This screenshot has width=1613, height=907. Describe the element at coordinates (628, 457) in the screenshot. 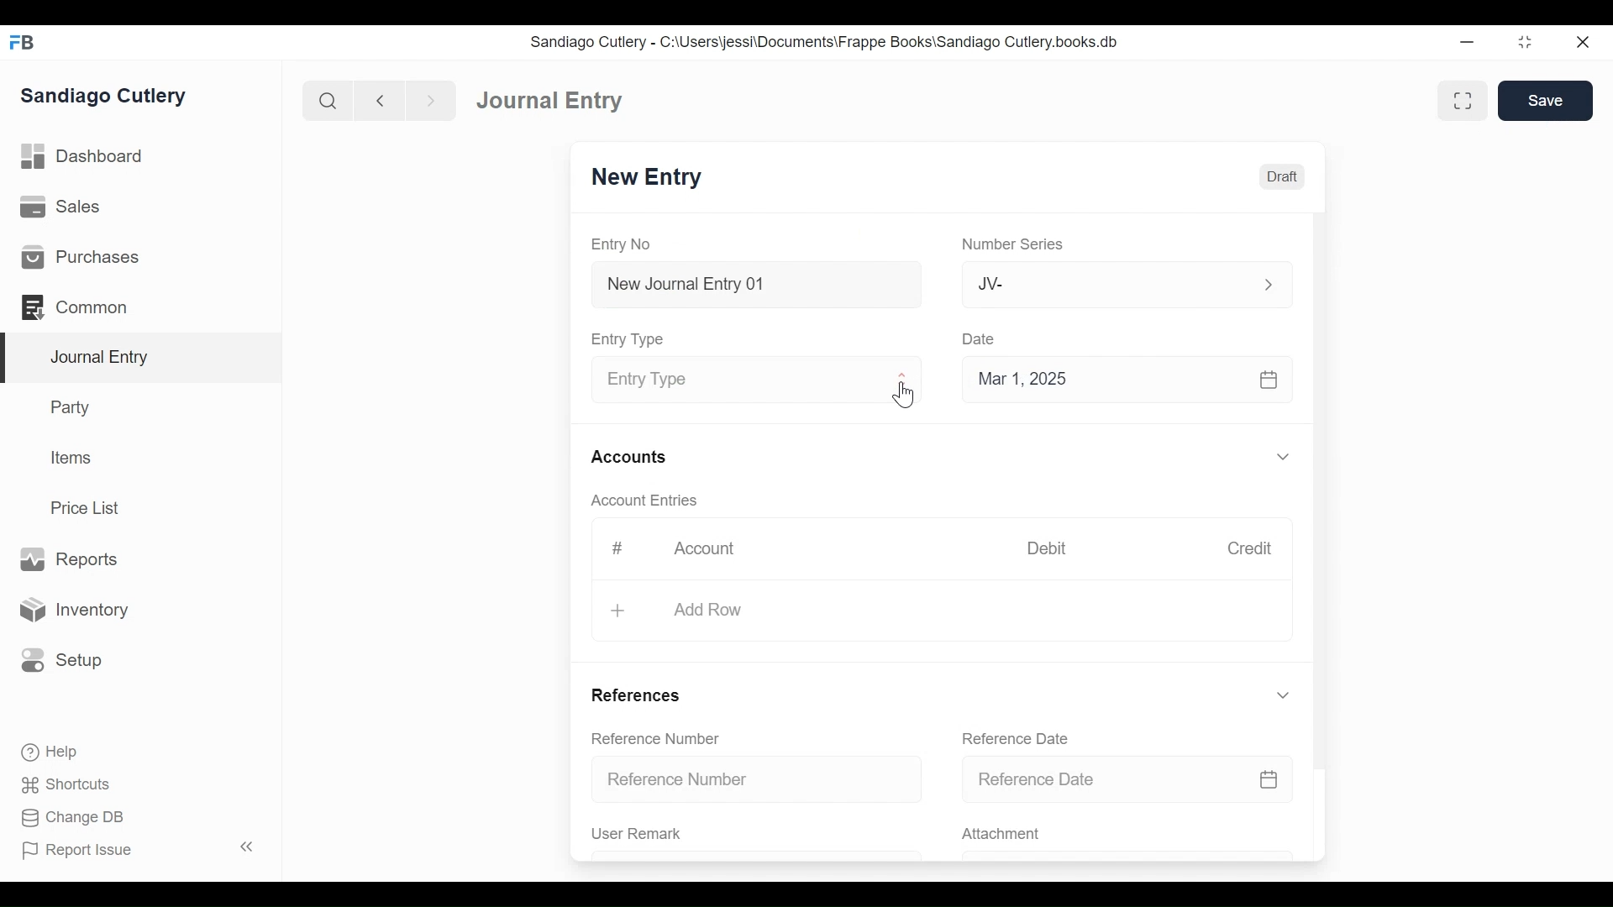

I see `Accounts` at that location.